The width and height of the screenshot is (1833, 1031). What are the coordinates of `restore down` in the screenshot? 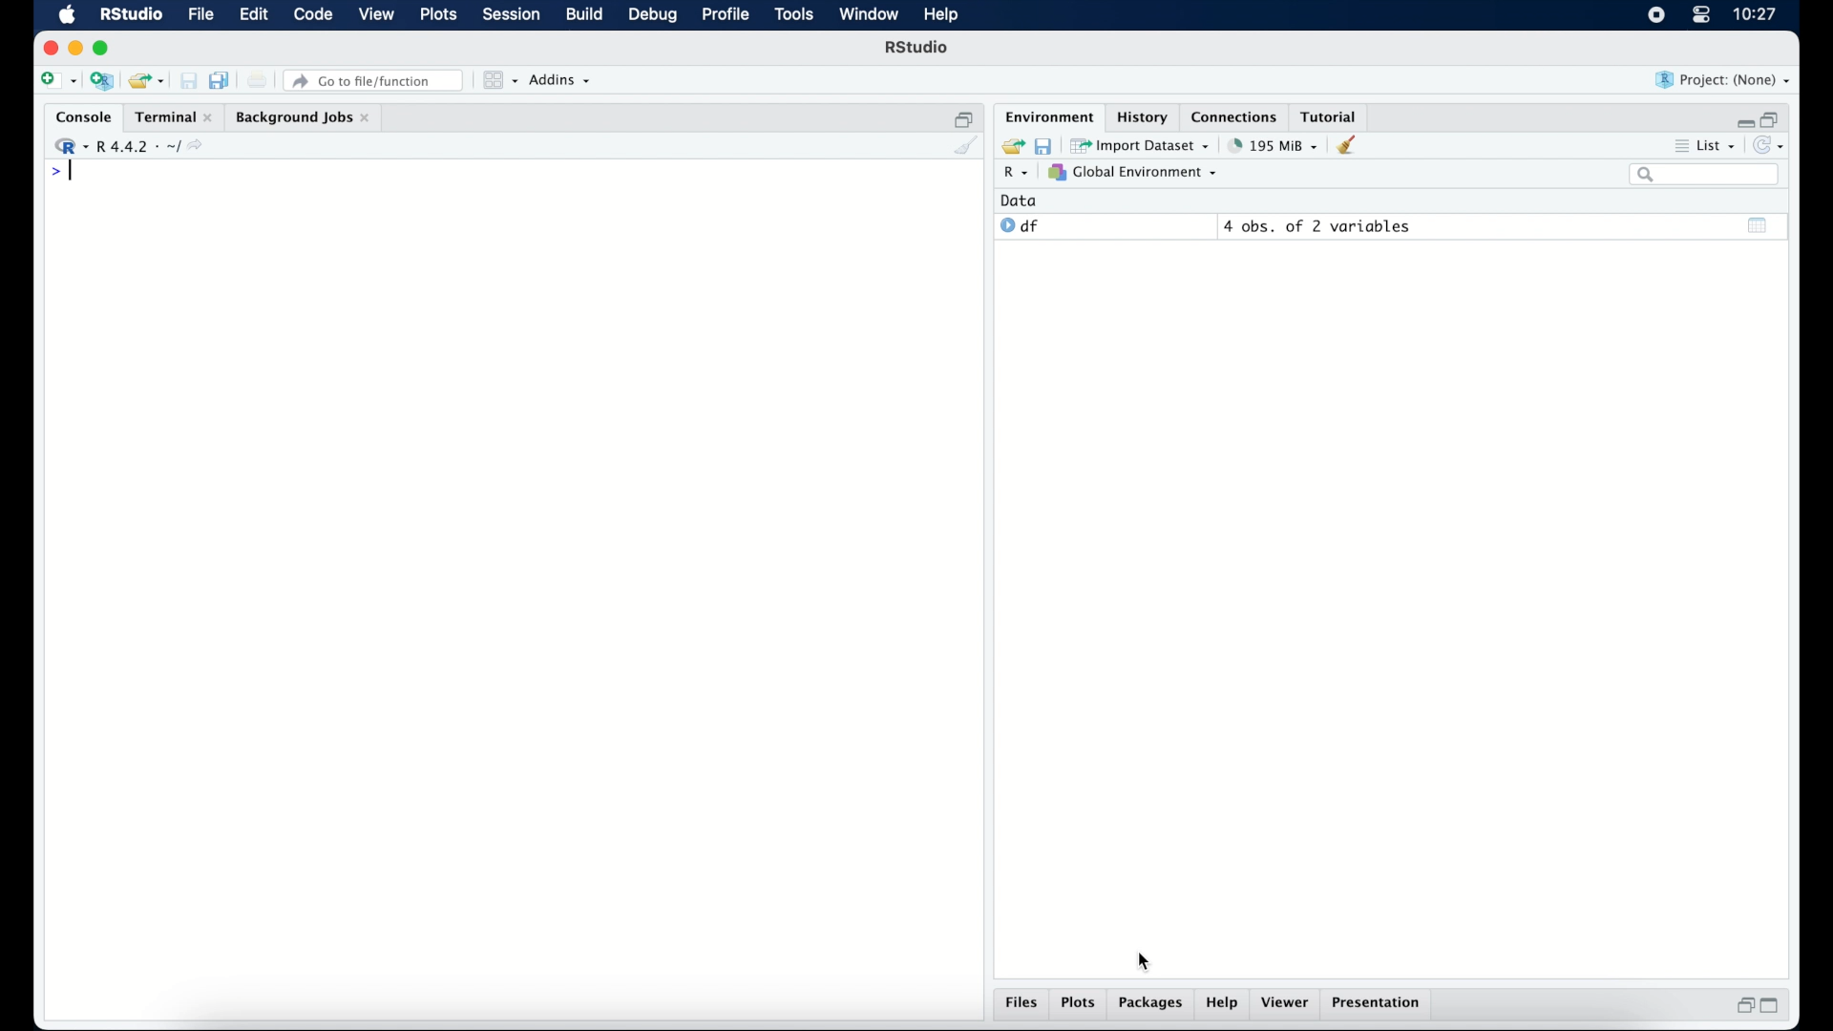 It's located at (964, 117).